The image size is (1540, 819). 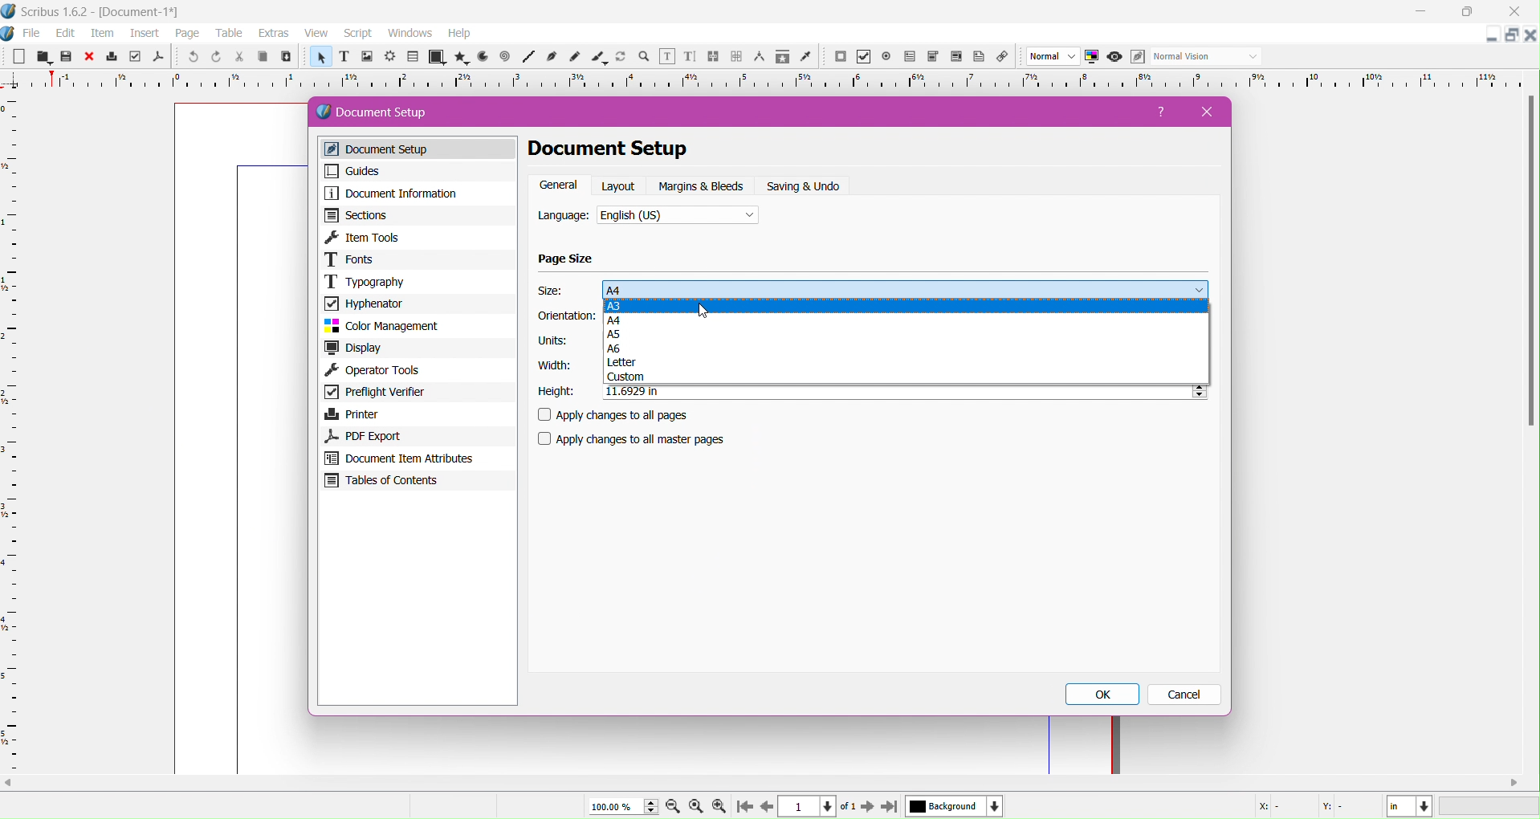 I want to click on Operator Tools, so click(x=418, y=371).